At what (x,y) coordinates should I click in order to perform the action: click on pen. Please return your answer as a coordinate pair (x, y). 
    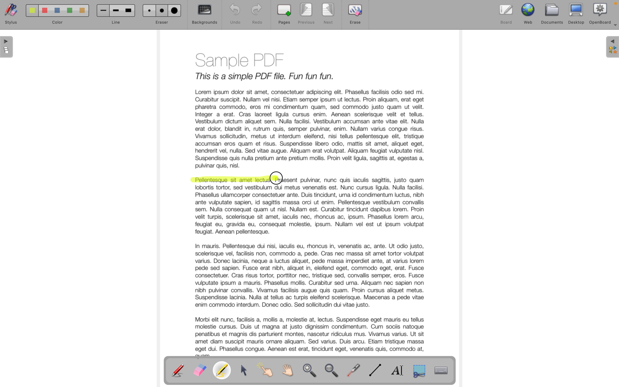
    Looking at the image, I should click on (178, 370).